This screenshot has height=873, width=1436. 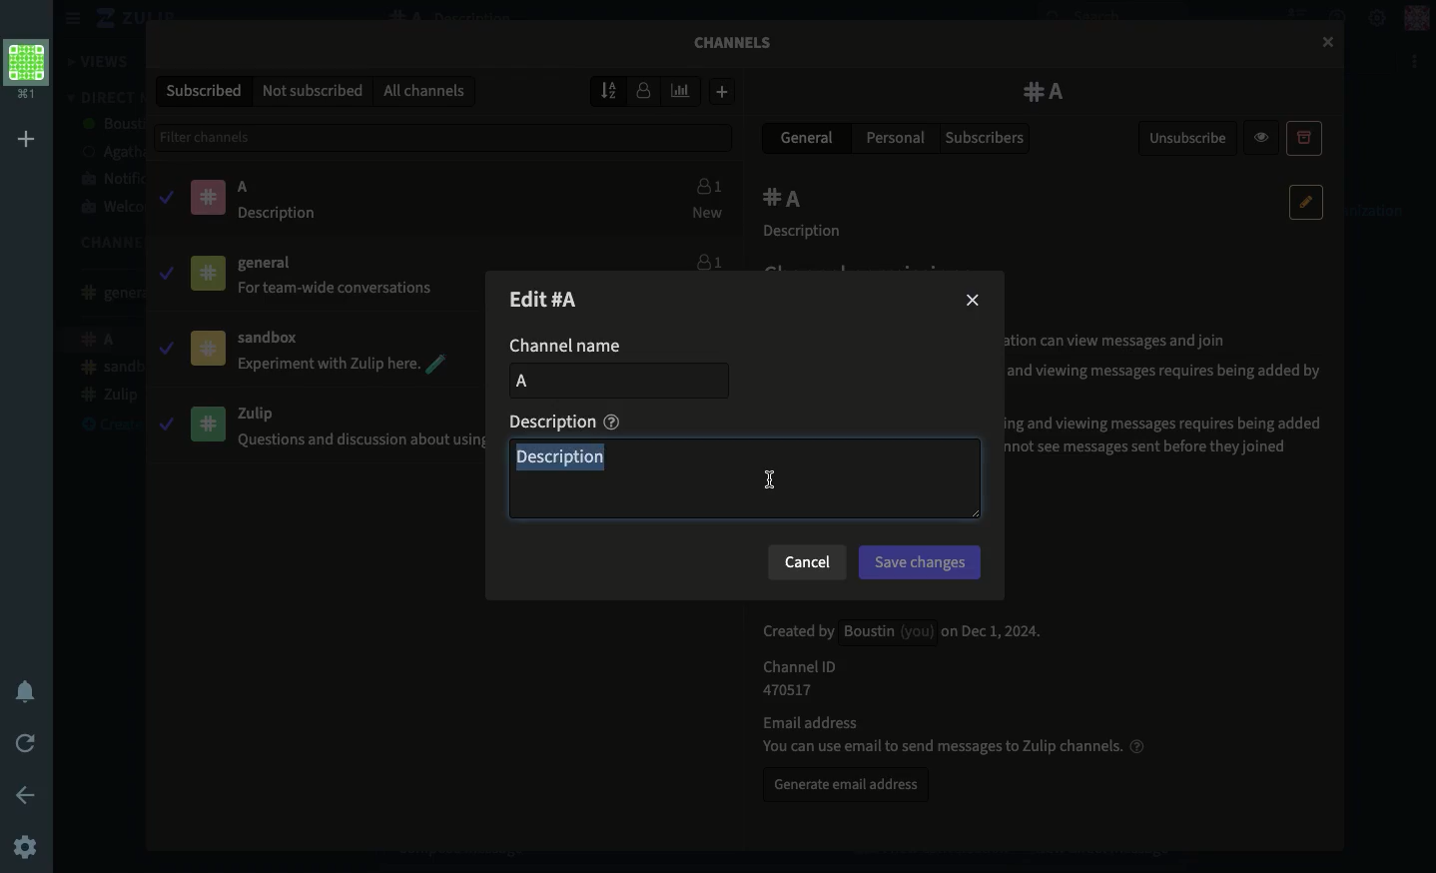 What do you see at coordinates (314, 91) in the screenshot?
I see `Not subscribed` at bounding box center [314, 91].